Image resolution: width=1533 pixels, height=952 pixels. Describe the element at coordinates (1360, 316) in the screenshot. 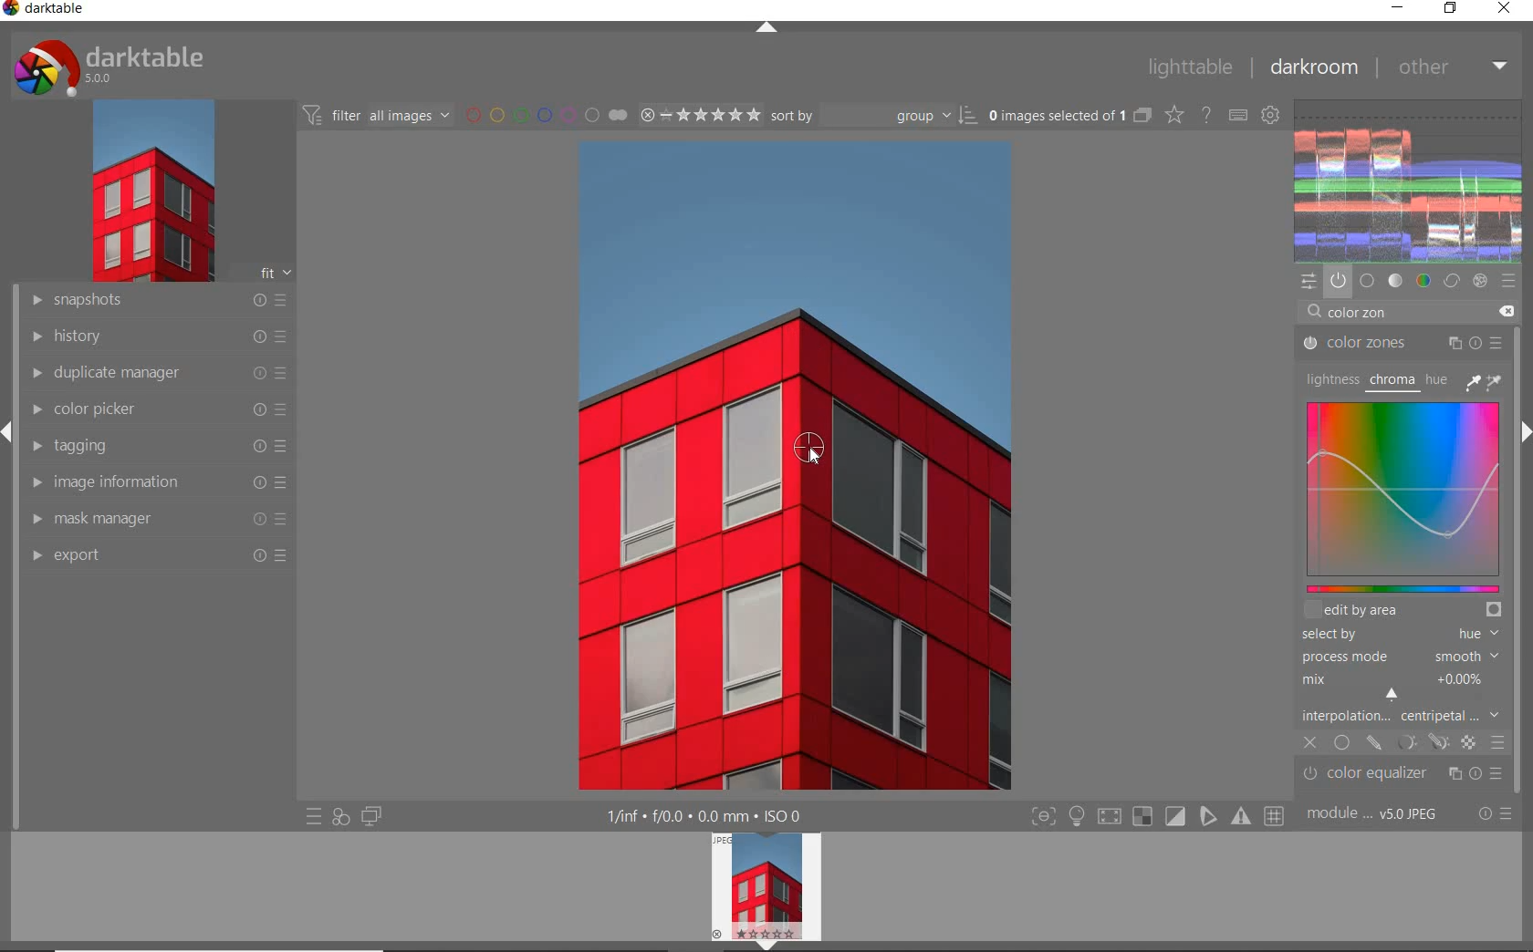

I see `INPUT VALUE` at that location.